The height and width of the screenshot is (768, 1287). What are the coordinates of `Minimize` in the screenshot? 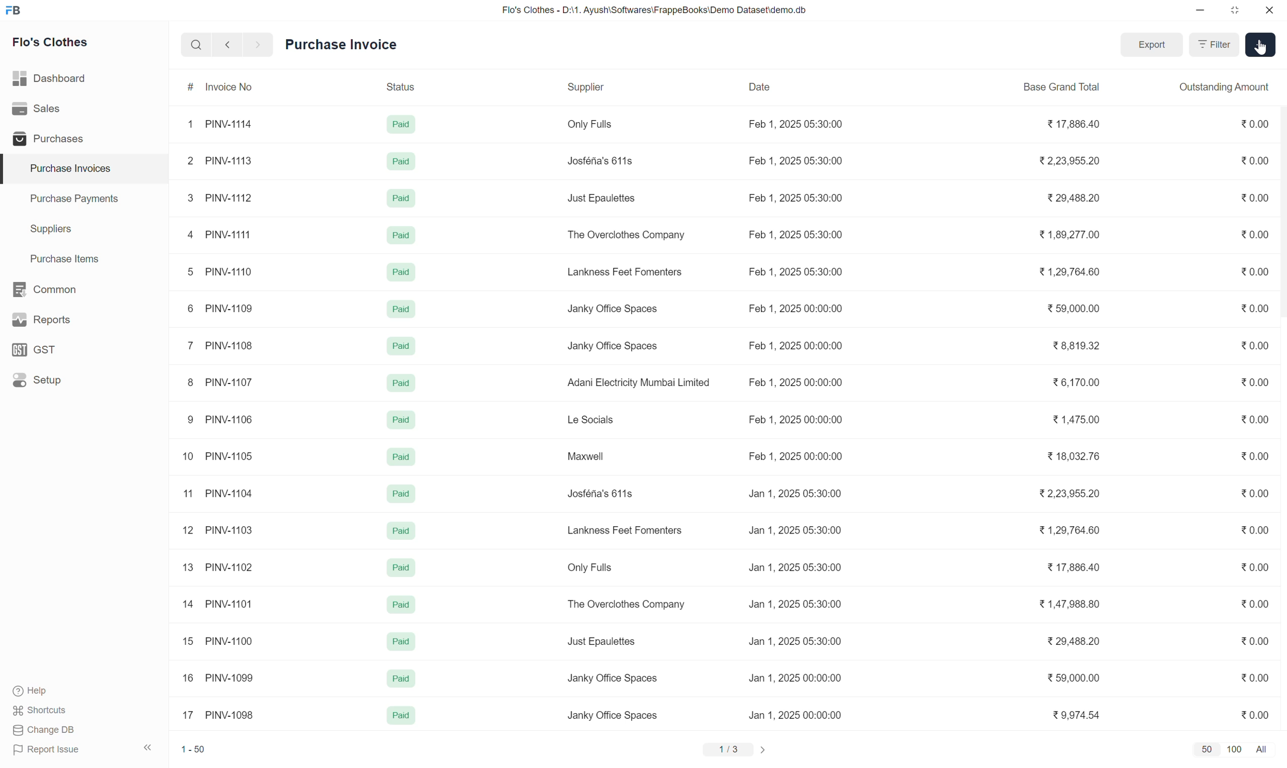 It's located at (1200, 10).